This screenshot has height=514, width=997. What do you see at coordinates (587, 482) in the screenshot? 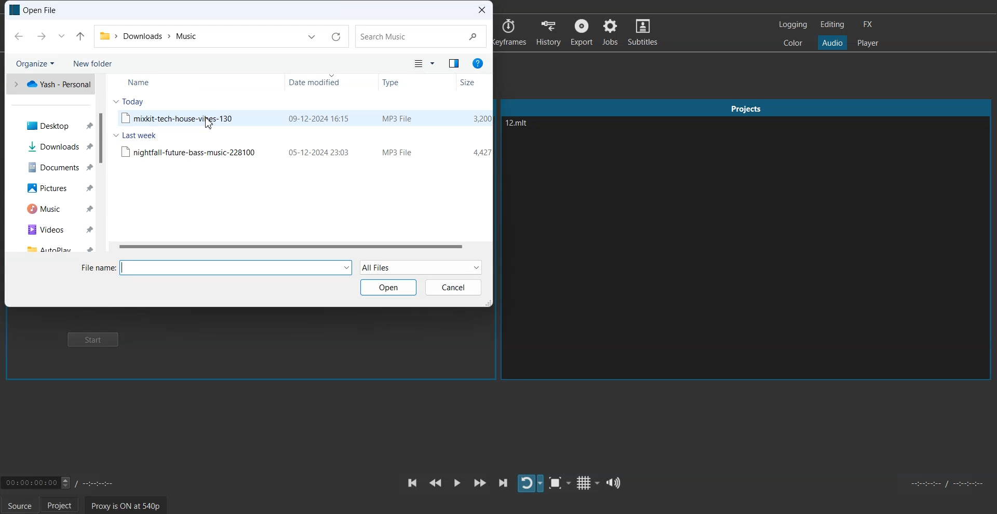
I see `Toggle grid display` at bounding box center [587, 482].